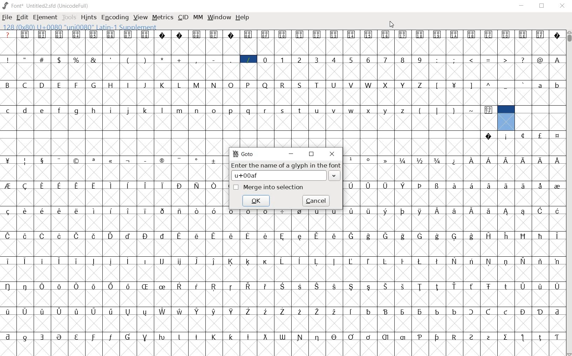 The height and width of the screenshot is (356, 572). Describe the element at coordinates (524, 136) in the screenshot. I see `Symbol` at that location.